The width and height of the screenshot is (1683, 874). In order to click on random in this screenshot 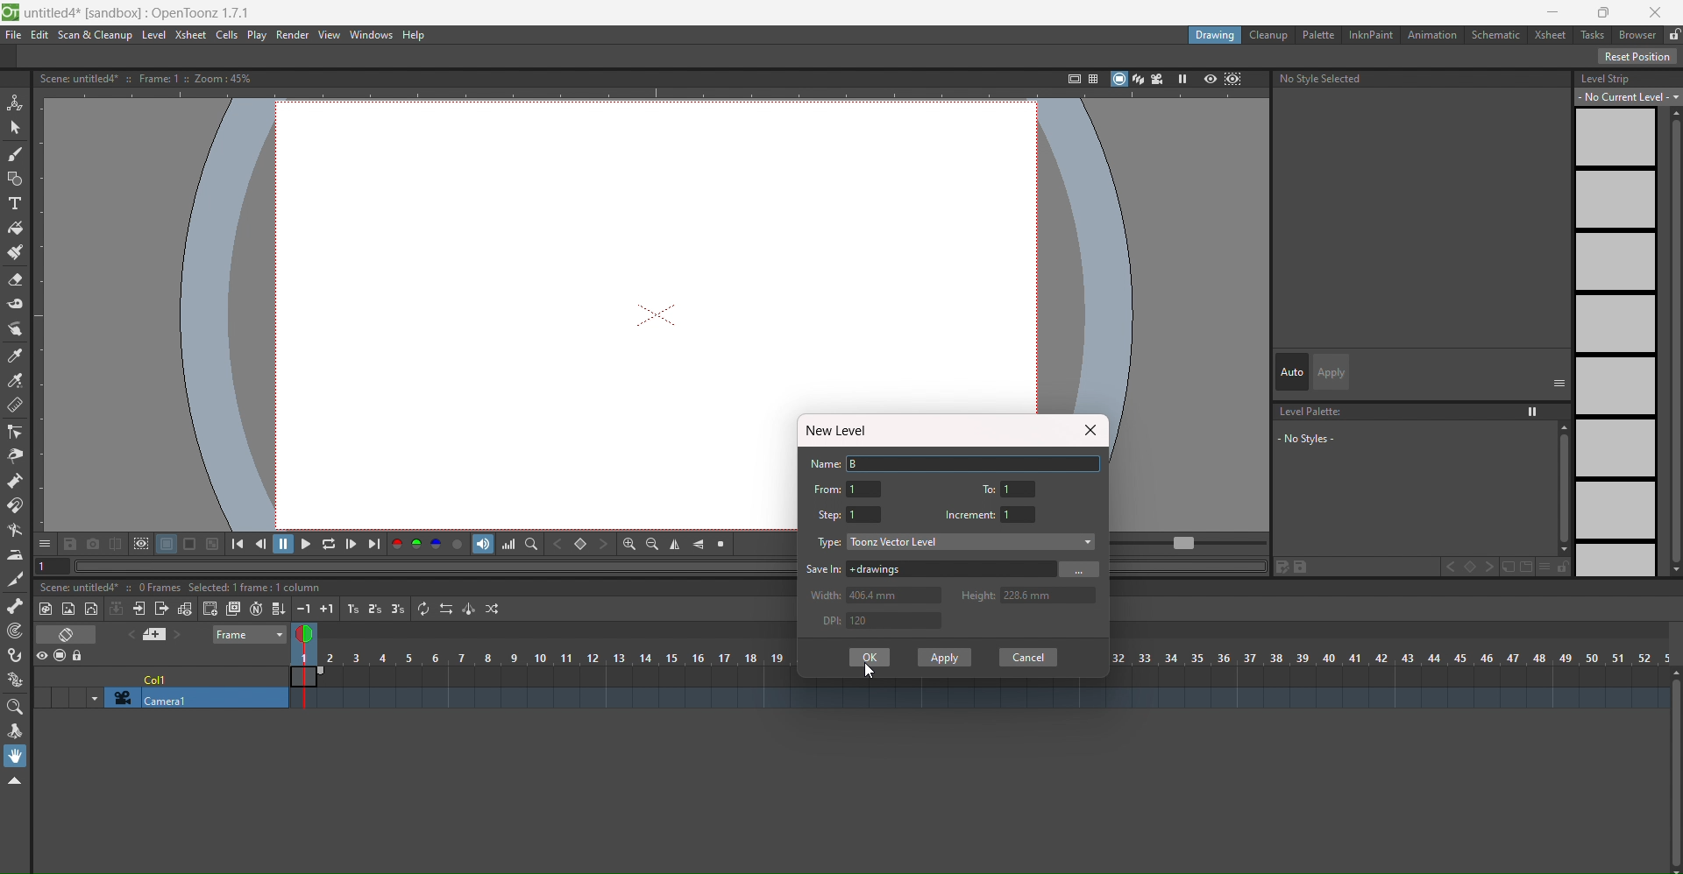, I will do `click(494, 609)`.